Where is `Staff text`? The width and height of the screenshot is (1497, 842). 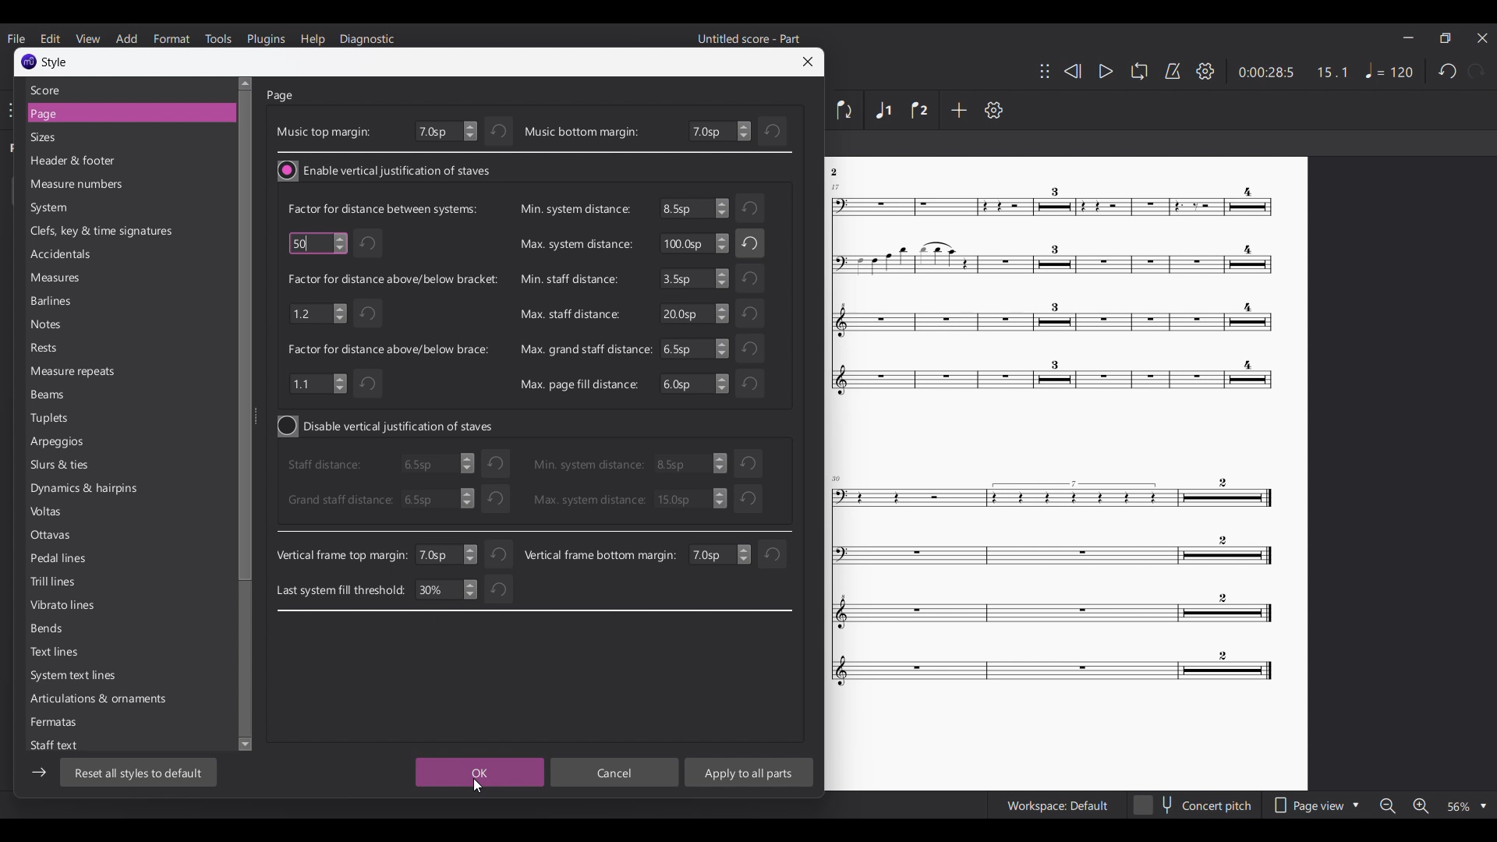
Staff text is located at coordinates (65, 746).